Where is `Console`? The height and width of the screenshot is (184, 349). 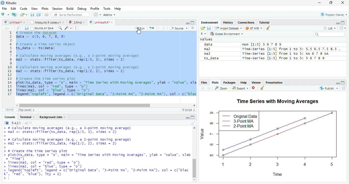
Console is located at coordinates (9, 117).